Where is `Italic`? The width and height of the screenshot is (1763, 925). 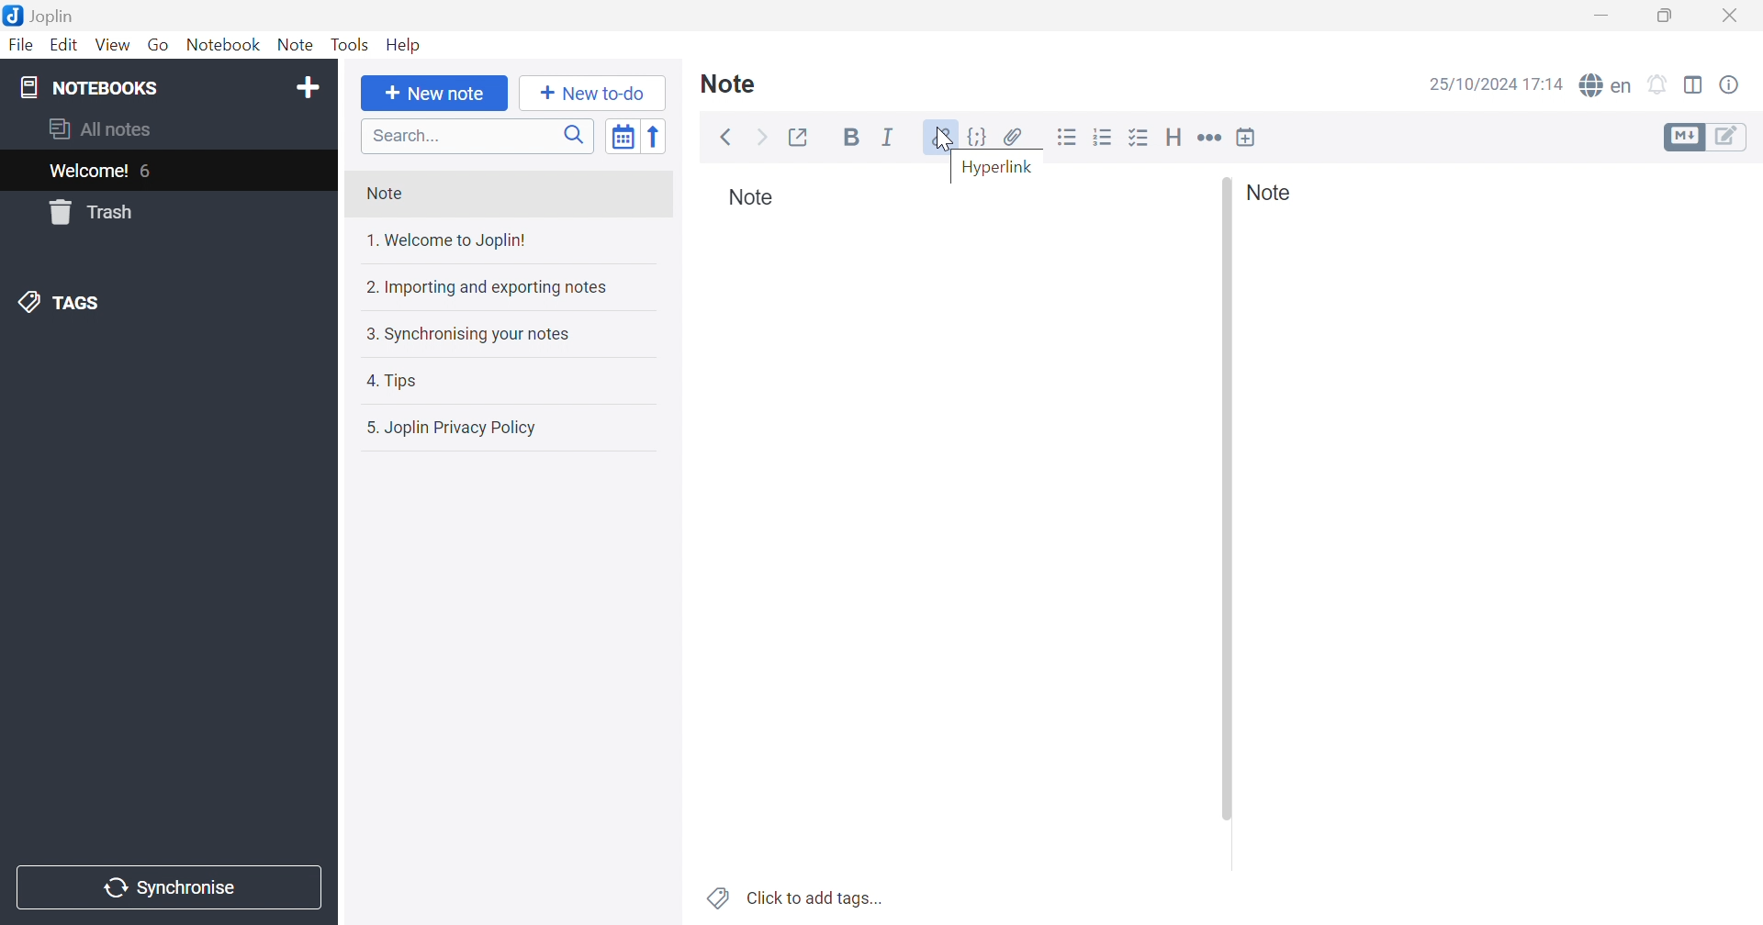
Italic is located at coordinates (889, 135).